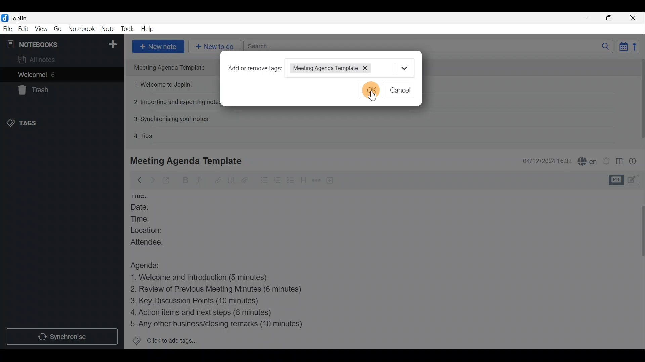 This screenshot has height=362, width=645. I want to click on Location:, so click(154, 230).